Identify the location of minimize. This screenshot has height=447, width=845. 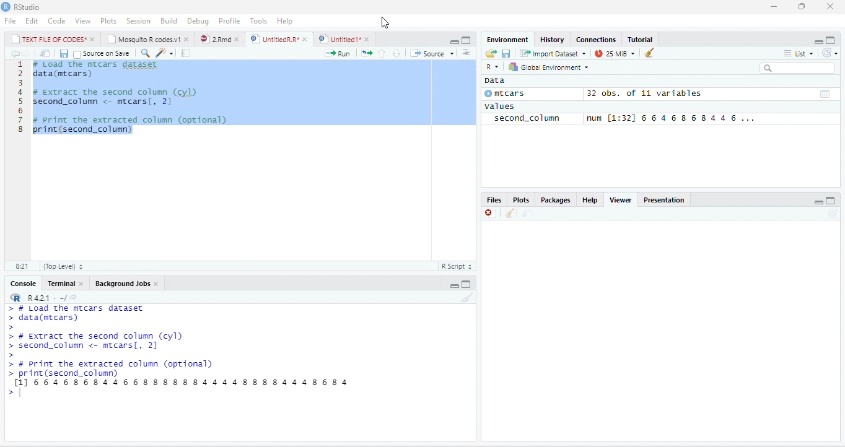
(774, 8).